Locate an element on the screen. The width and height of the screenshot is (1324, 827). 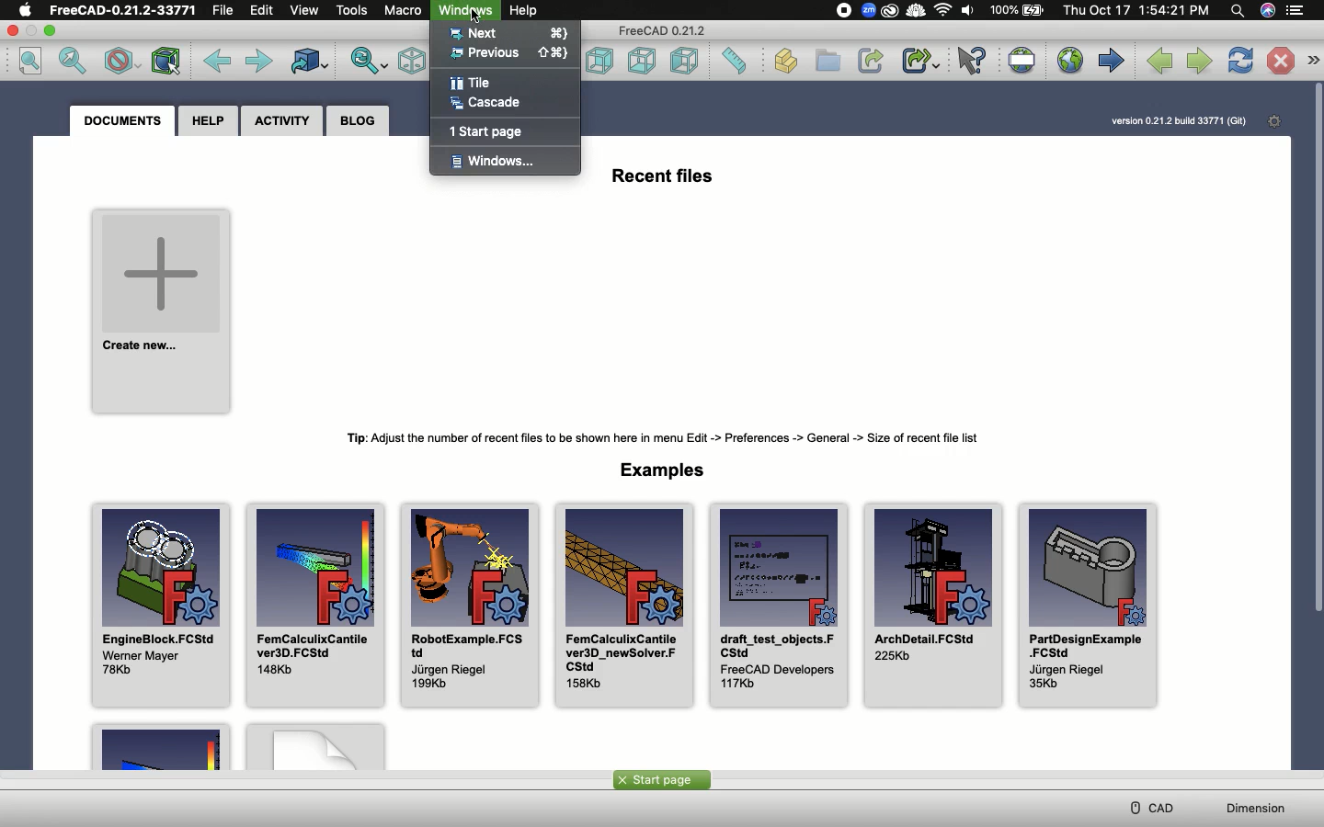
Left is located at coordinates (689, 61).